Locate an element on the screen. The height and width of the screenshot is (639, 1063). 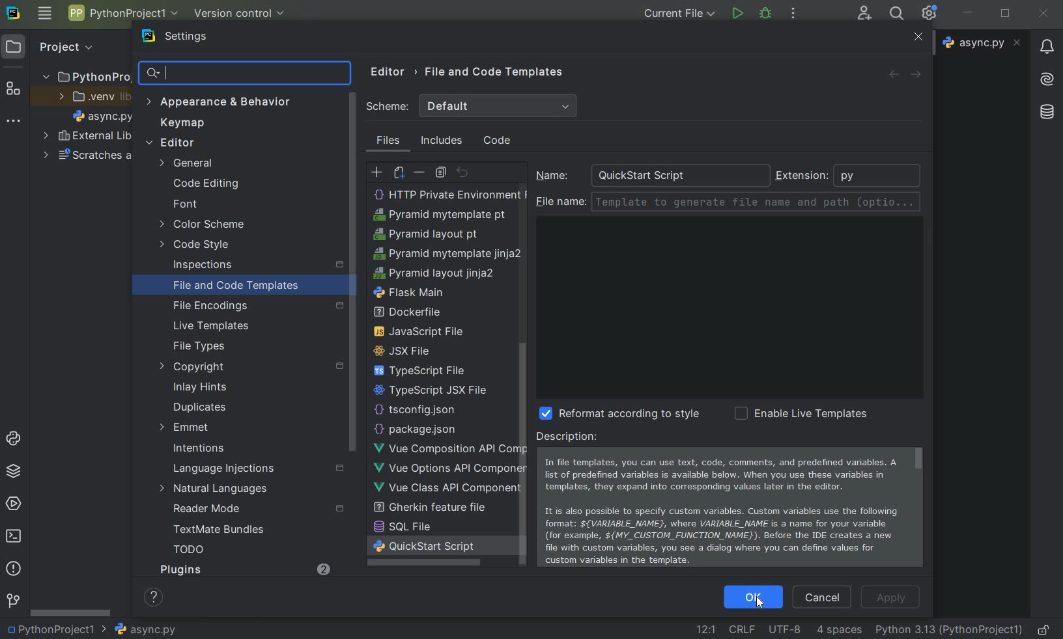
services is located at coordinates (14, 503).